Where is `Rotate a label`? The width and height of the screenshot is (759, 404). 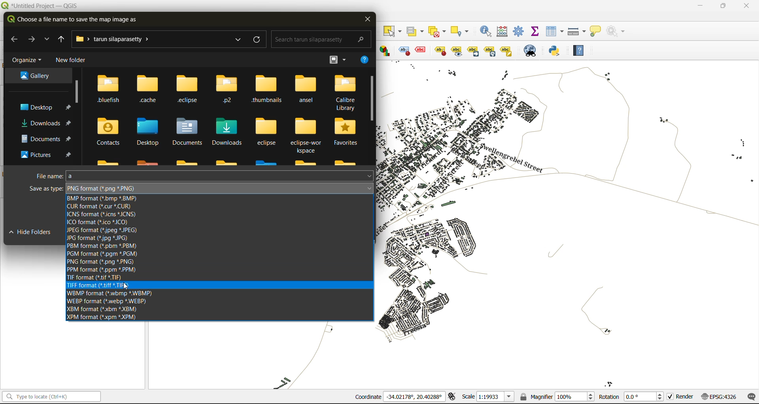 Rotate a label is located at coordinates (490, 50).